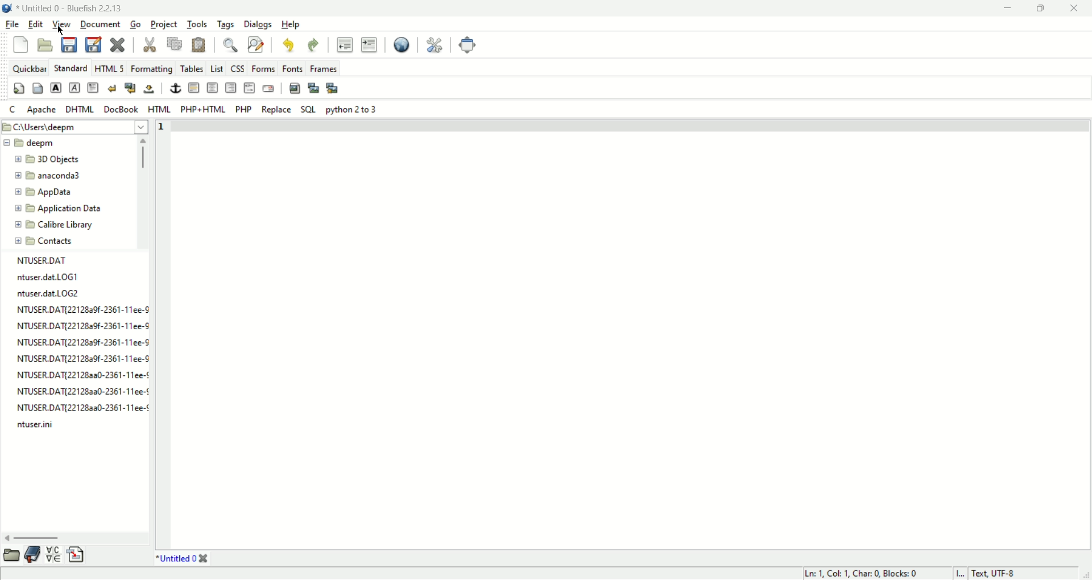 Image resolution: width=1092 pixels, height=580 pixels. What do you see at coordinates (35, 537) in the screenshot?
I see `horizontal scroll bar` at bounding box center [35, 537].